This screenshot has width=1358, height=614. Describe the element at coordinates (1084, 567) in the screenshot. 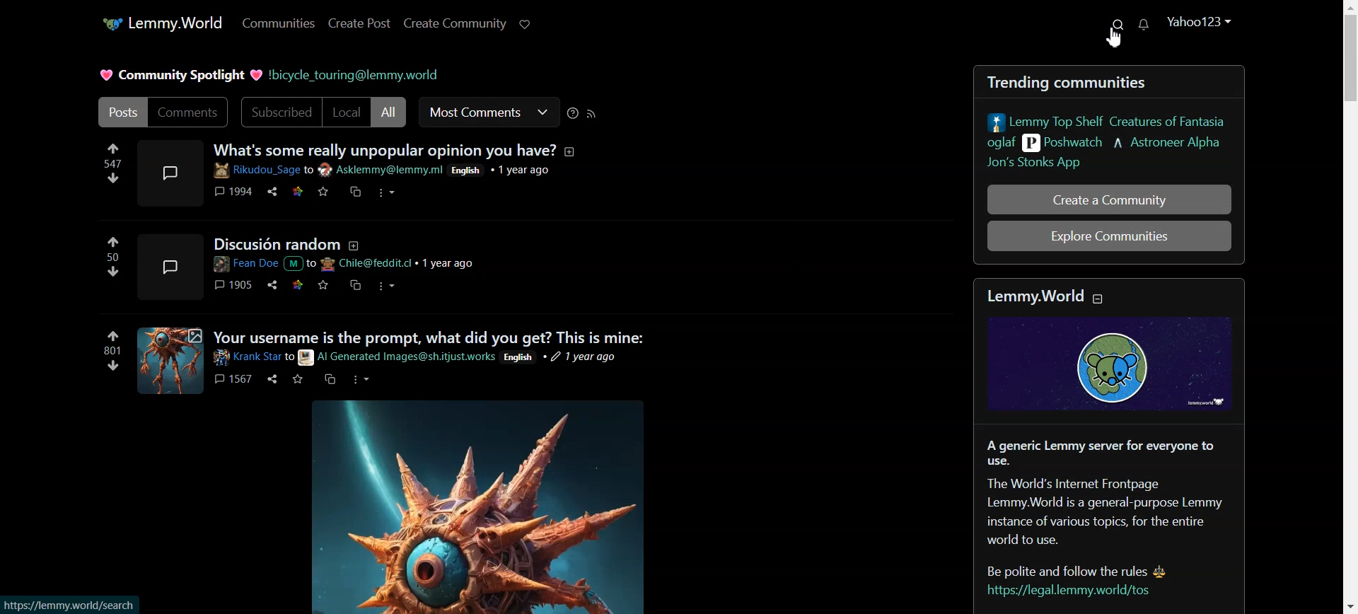

I see `Be polite and follow the rules` at that location.